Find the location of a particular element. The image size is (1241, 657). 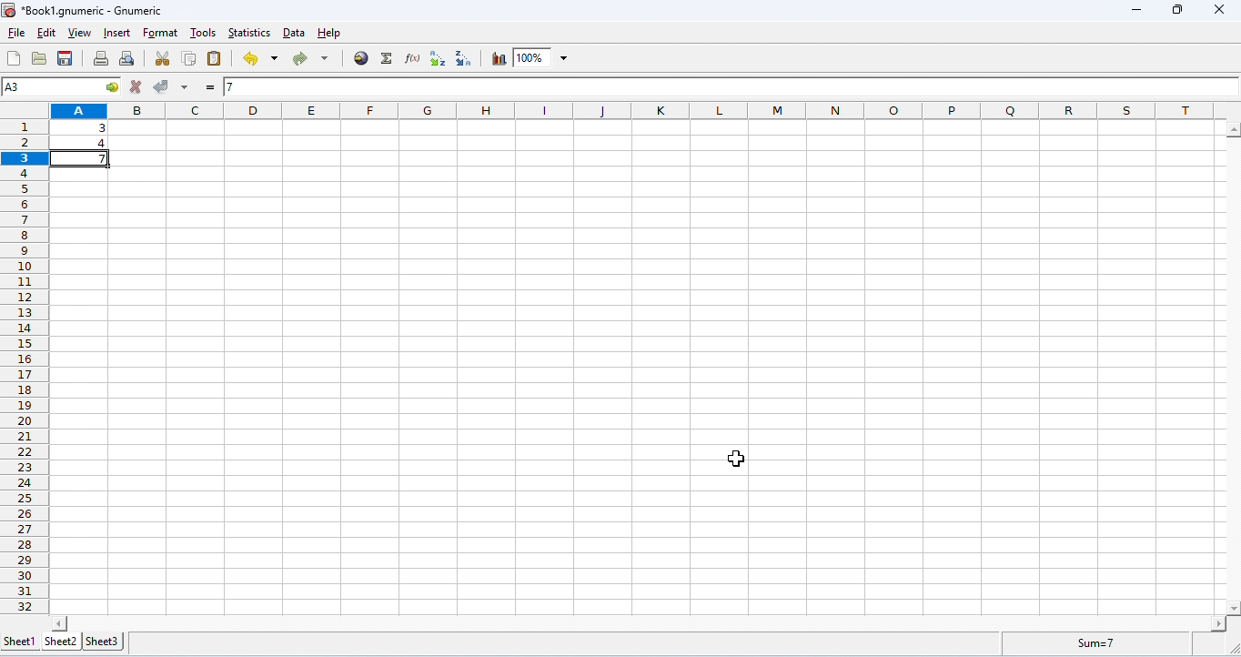

file is located at coordinates (17, 33).